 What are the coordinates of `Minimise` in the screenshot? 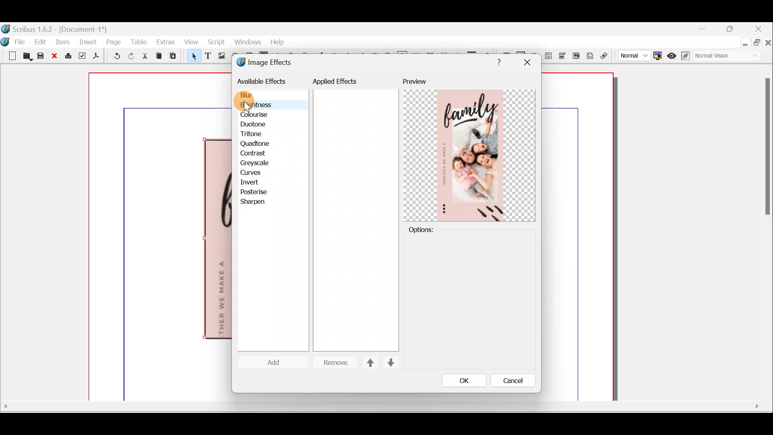 It's located at (744, 43).